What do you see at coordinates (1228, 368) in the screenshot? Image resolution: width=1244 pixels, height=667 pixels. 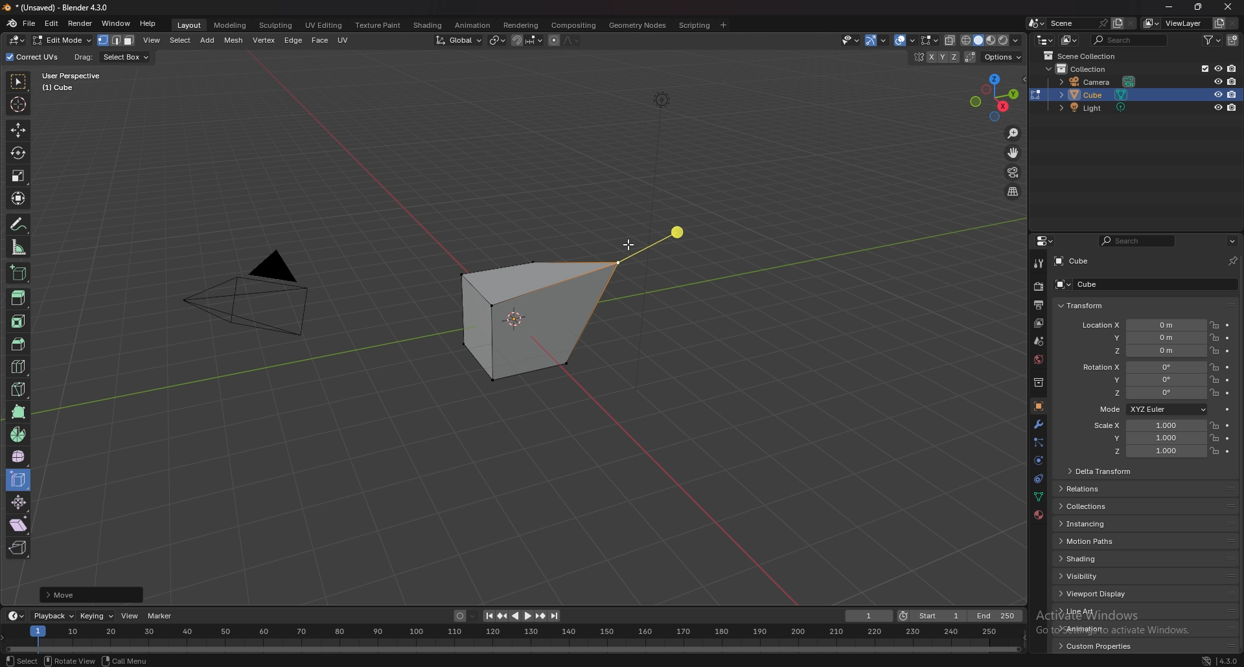 I see `animate property` at bounding box center [1228, 368].